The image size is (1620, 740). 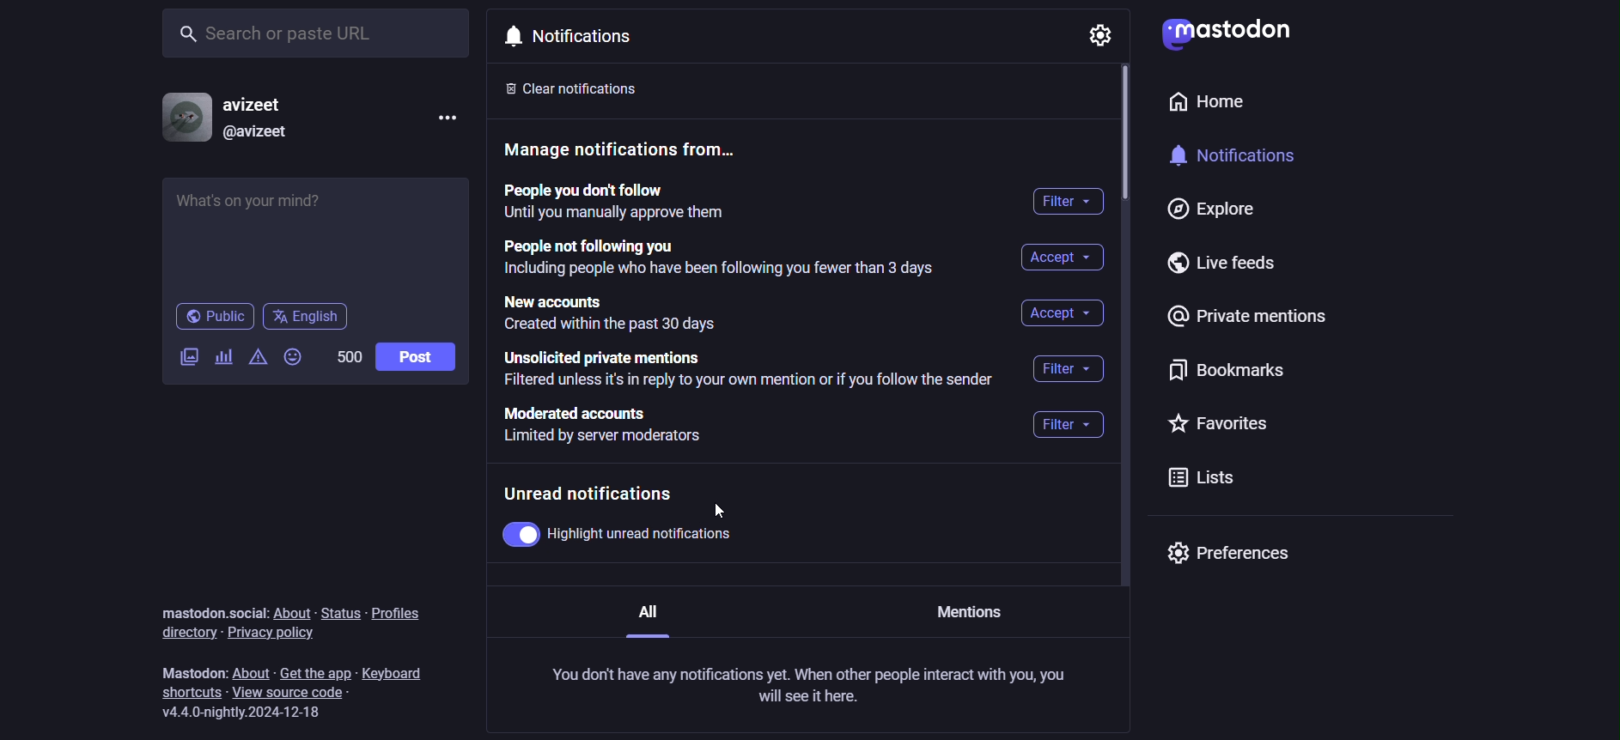 What do you see at coordinates (1063, 313) in the screenshot?
I see `accept` at bounding box center [1063, 313].